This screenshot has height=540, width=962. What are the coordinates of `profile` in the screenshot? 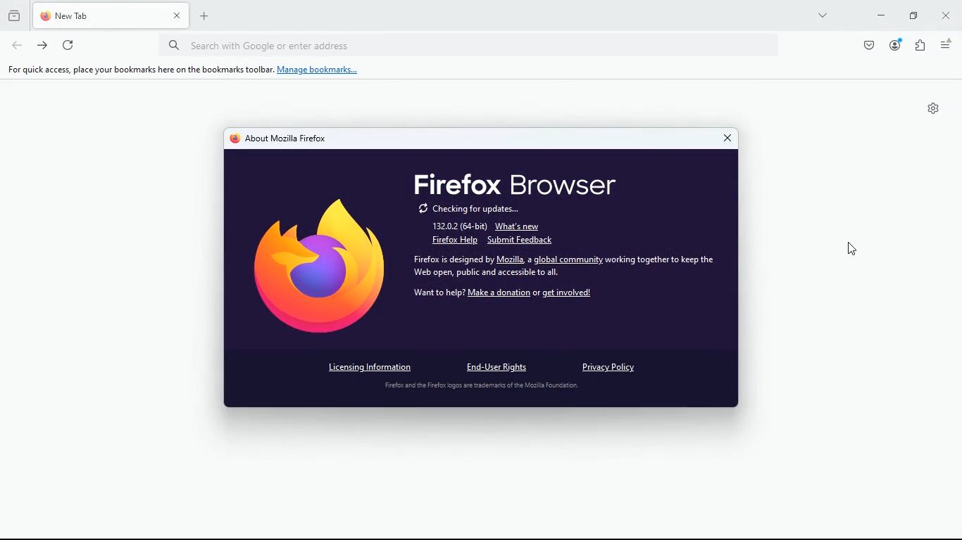 It's located at (894, 46).